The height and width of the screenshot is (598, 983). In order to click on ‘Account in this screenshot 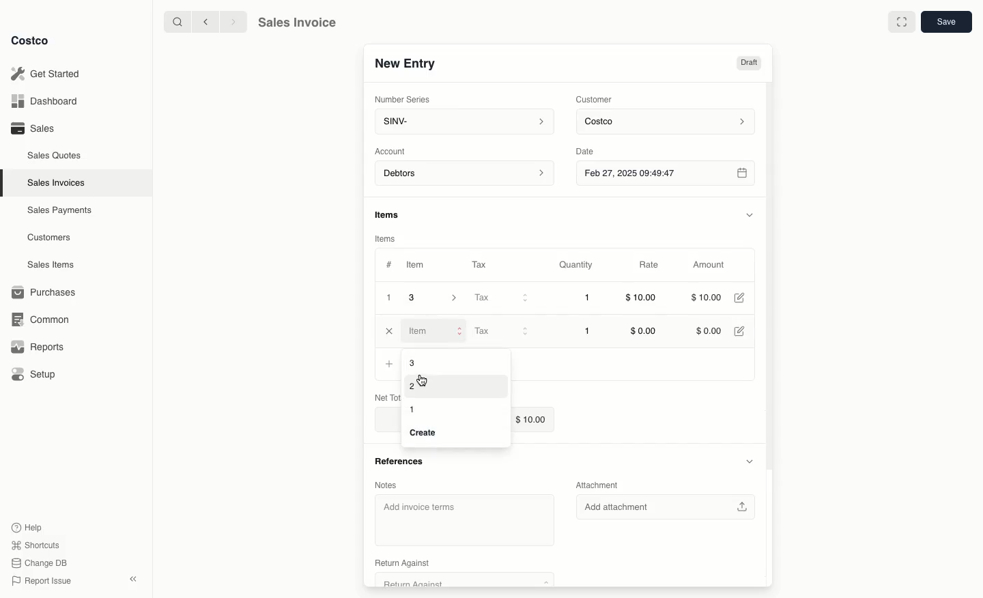, I will do `click(393, 150)`.